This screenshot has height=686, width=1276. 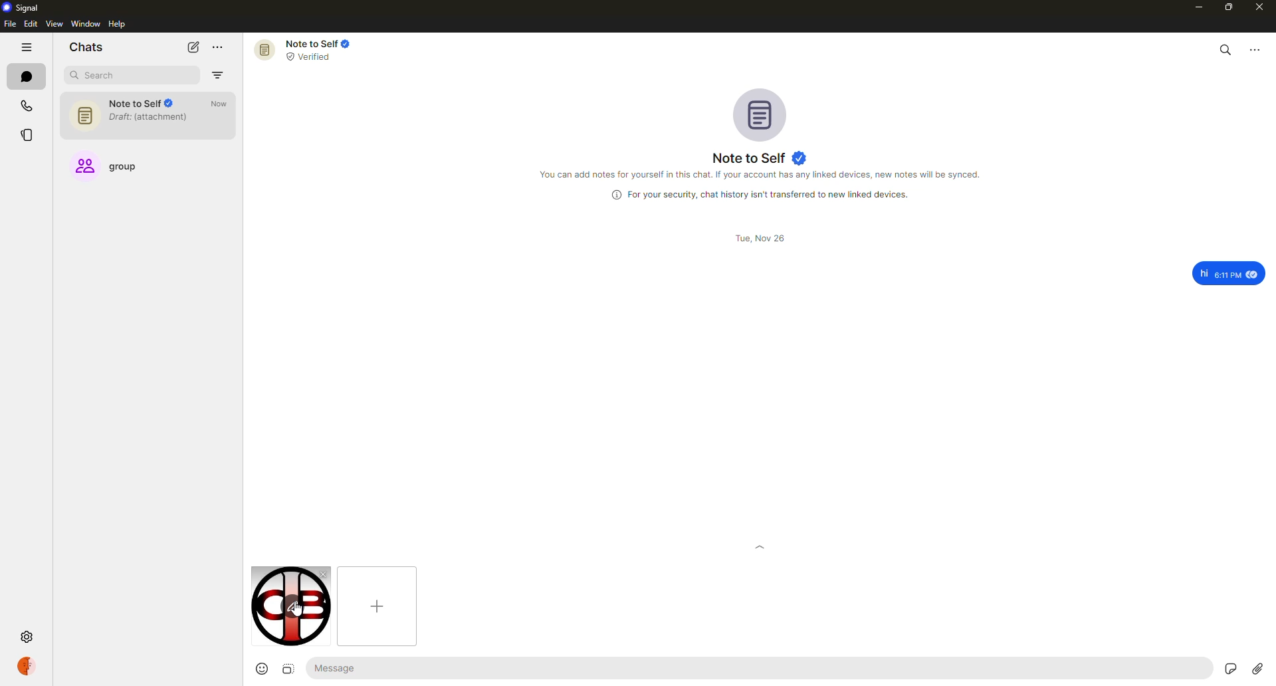 I want to click on stickers, so click(x=1227, y=667).